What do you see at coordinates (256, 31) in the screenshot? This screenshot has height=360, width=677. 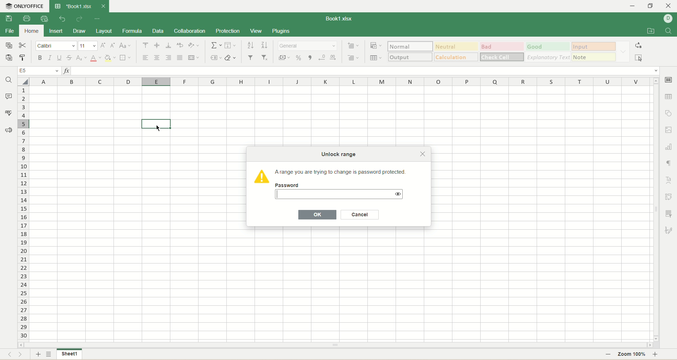 I see `view` at bounding box center [256, 31].